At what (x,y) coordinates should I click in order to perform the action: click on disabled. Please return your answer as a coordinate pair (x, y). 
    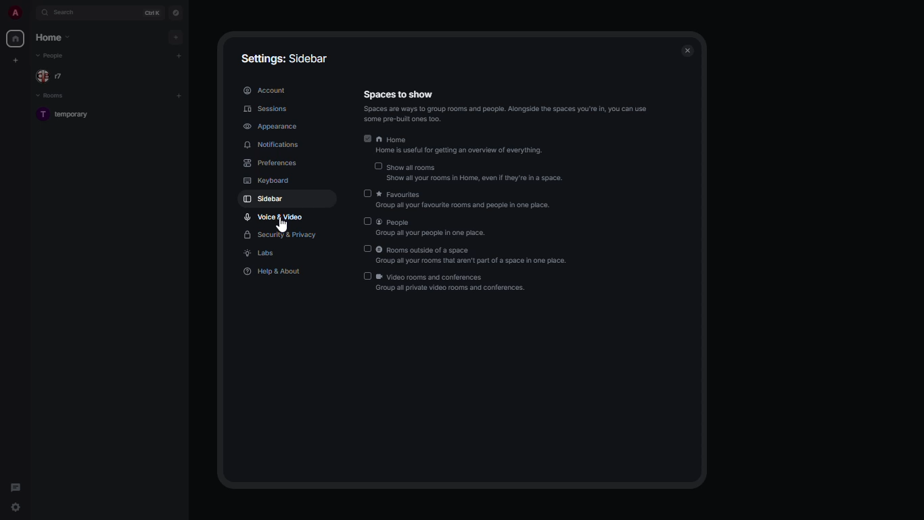
    Looking at the image, I should click on (367, 276).